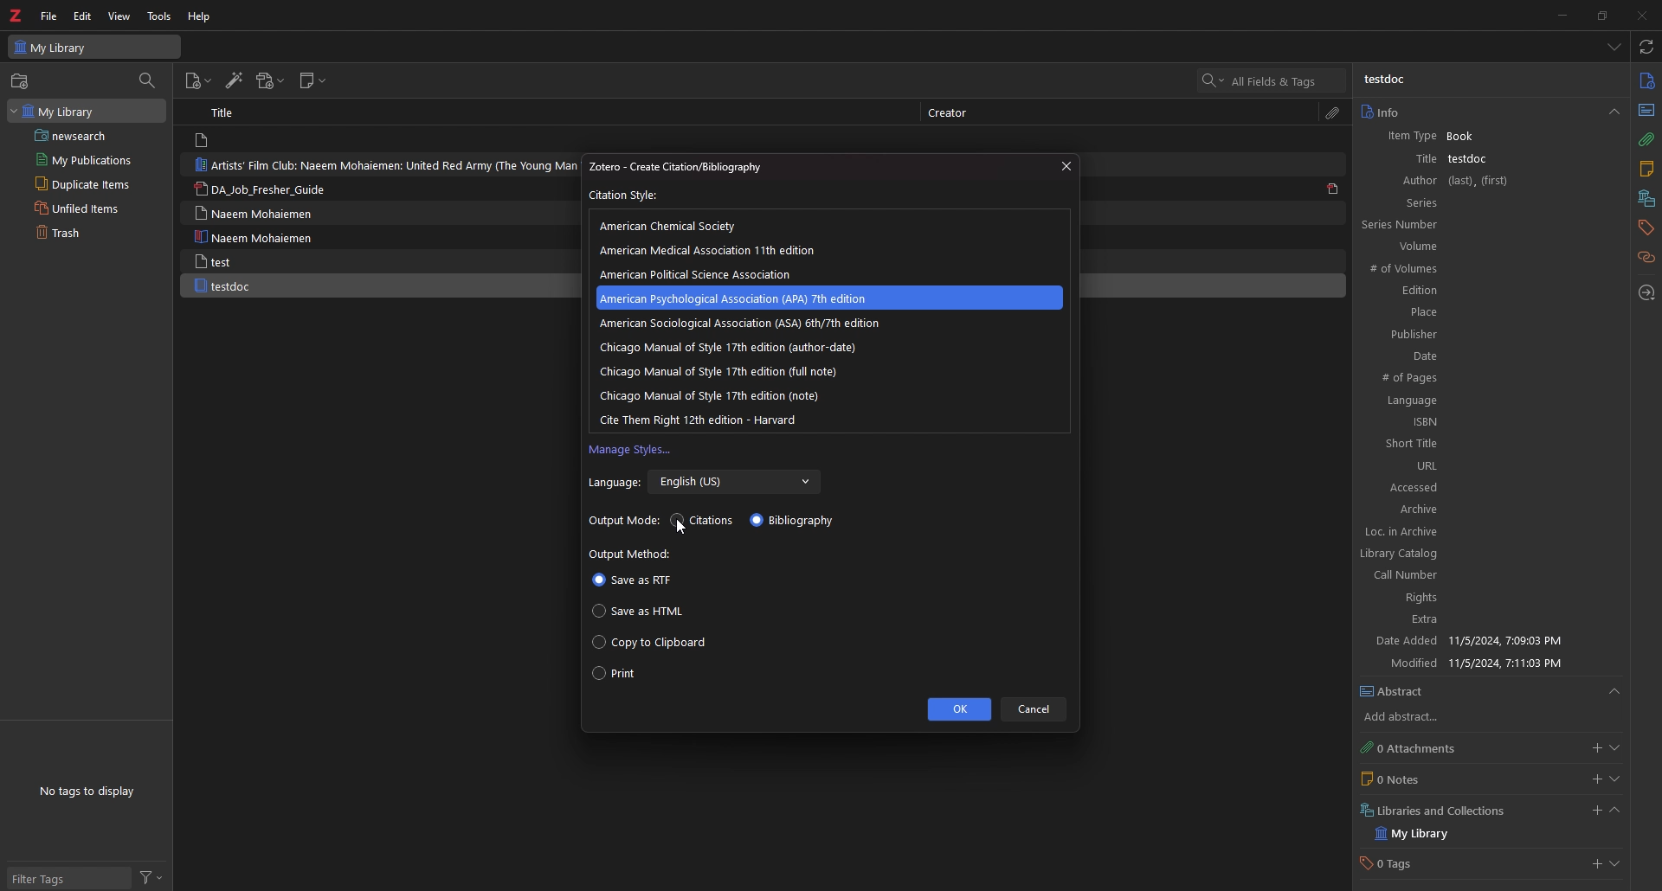 This screenshot has height=891, width=1662. What do you see at coordinates (1484, 247) in the screenshot?
I see `Volume` at bounding box center [1484, 247].